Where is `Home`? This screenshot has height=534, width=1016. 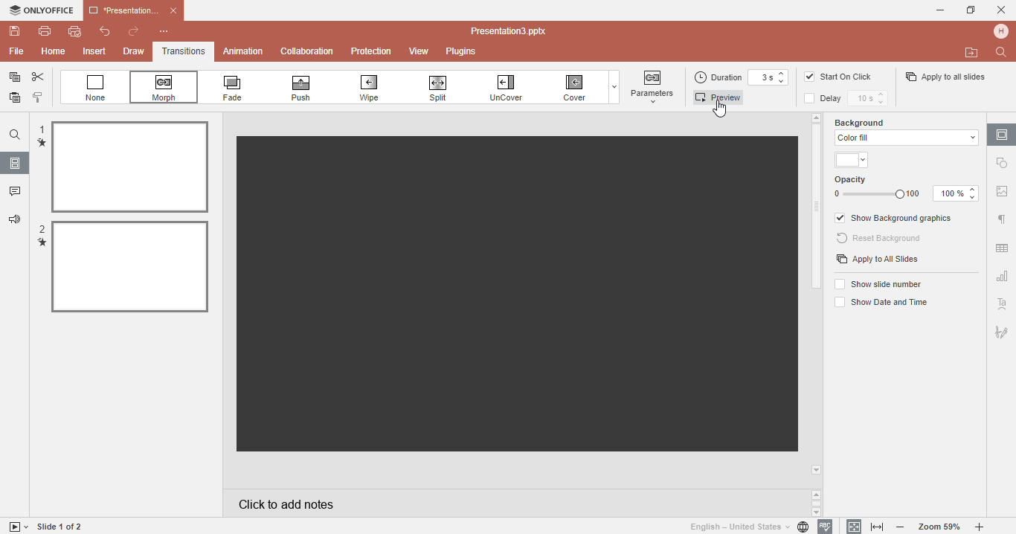
Home is located at coordinates (53, 51).